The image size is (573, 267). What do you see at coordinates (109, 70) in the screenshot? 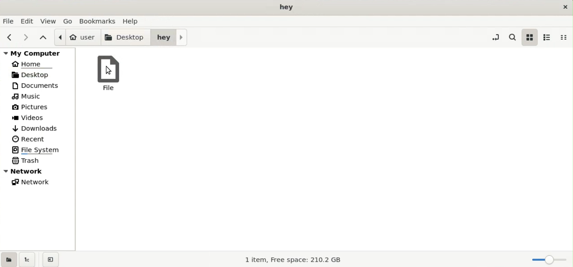
I see `cursor` at bounding box center [109, 70].